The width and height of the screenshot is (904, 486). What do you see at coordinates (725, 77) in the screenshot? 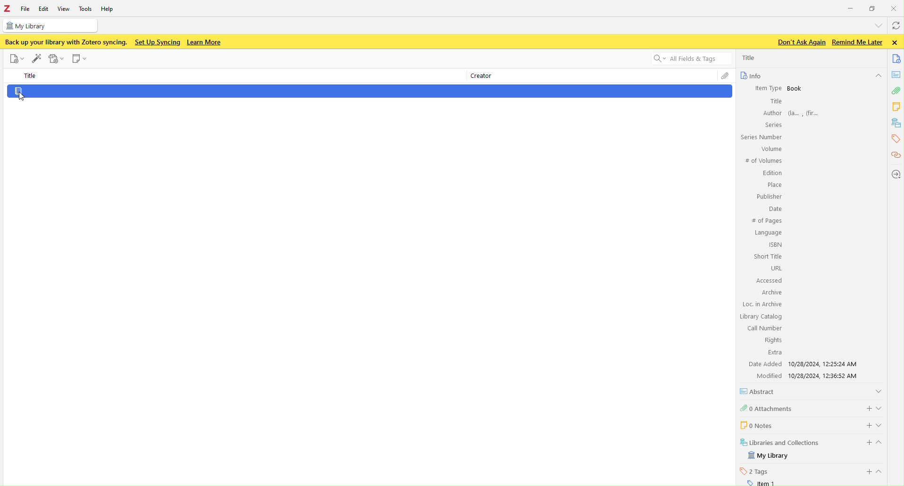
I see `attachments` at bounding box center [725, 77].